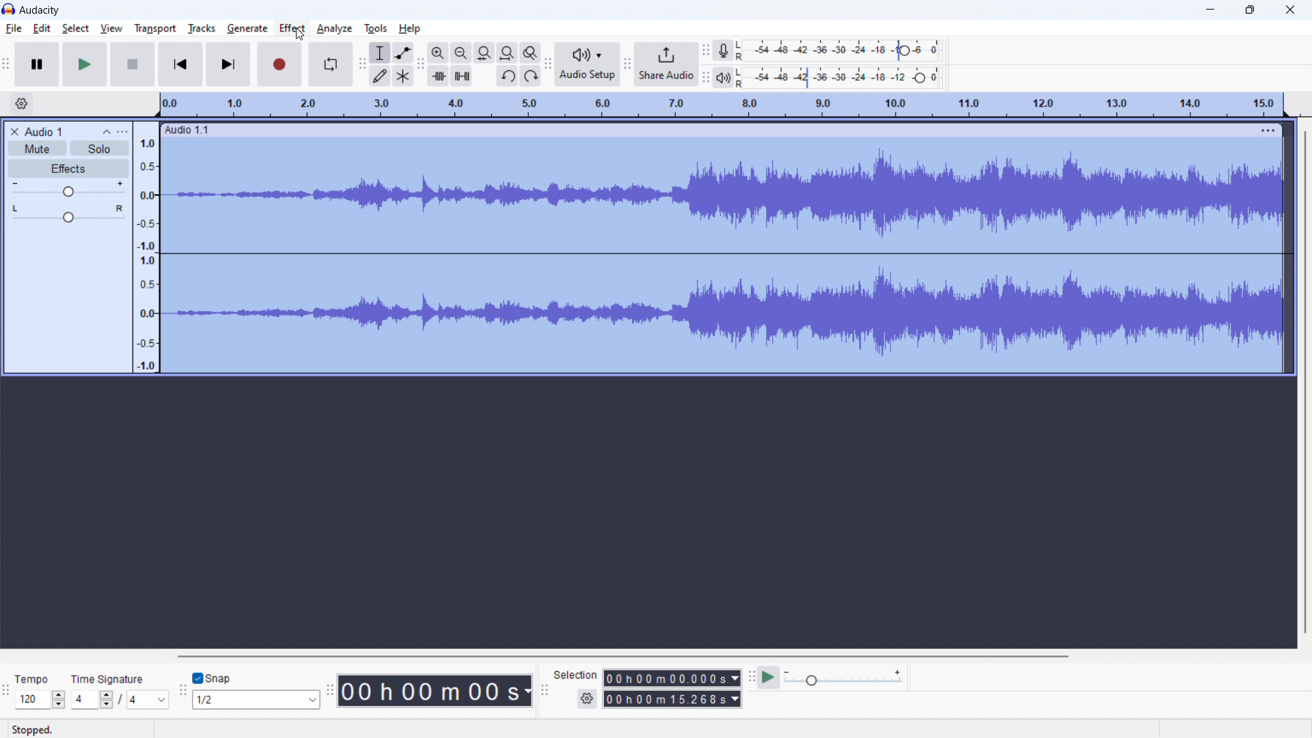  What do you see at coordinates (531, 53) in the screenshot?
I see `toggle zoom` at bounding box center [531, 53].